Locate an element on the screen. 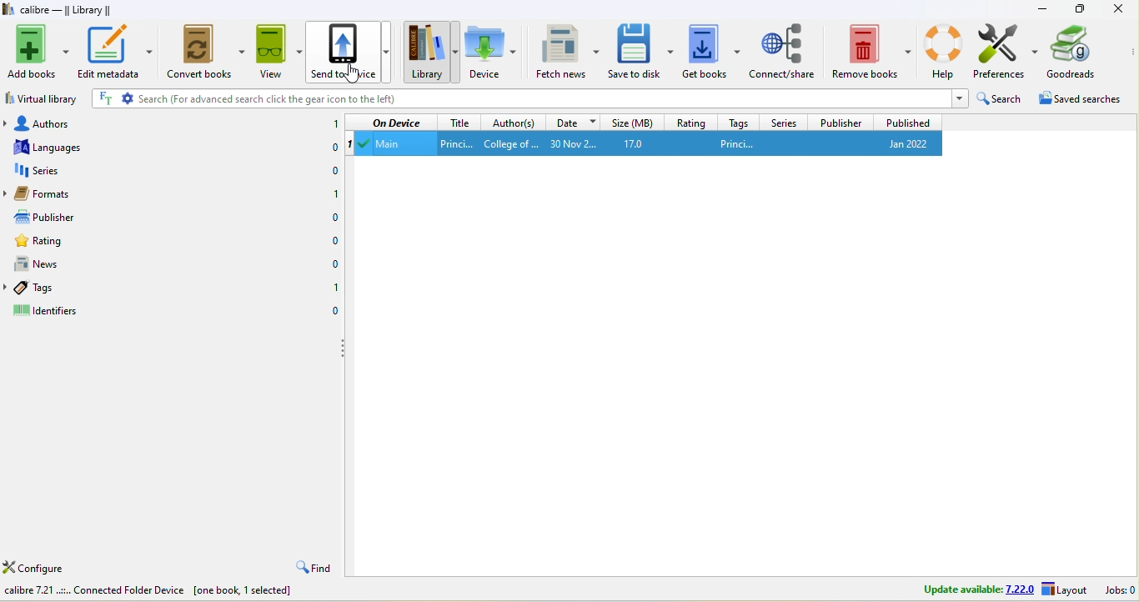 This screenshot has width=1139, height=602. 1 is located at coordinates (329, 124).